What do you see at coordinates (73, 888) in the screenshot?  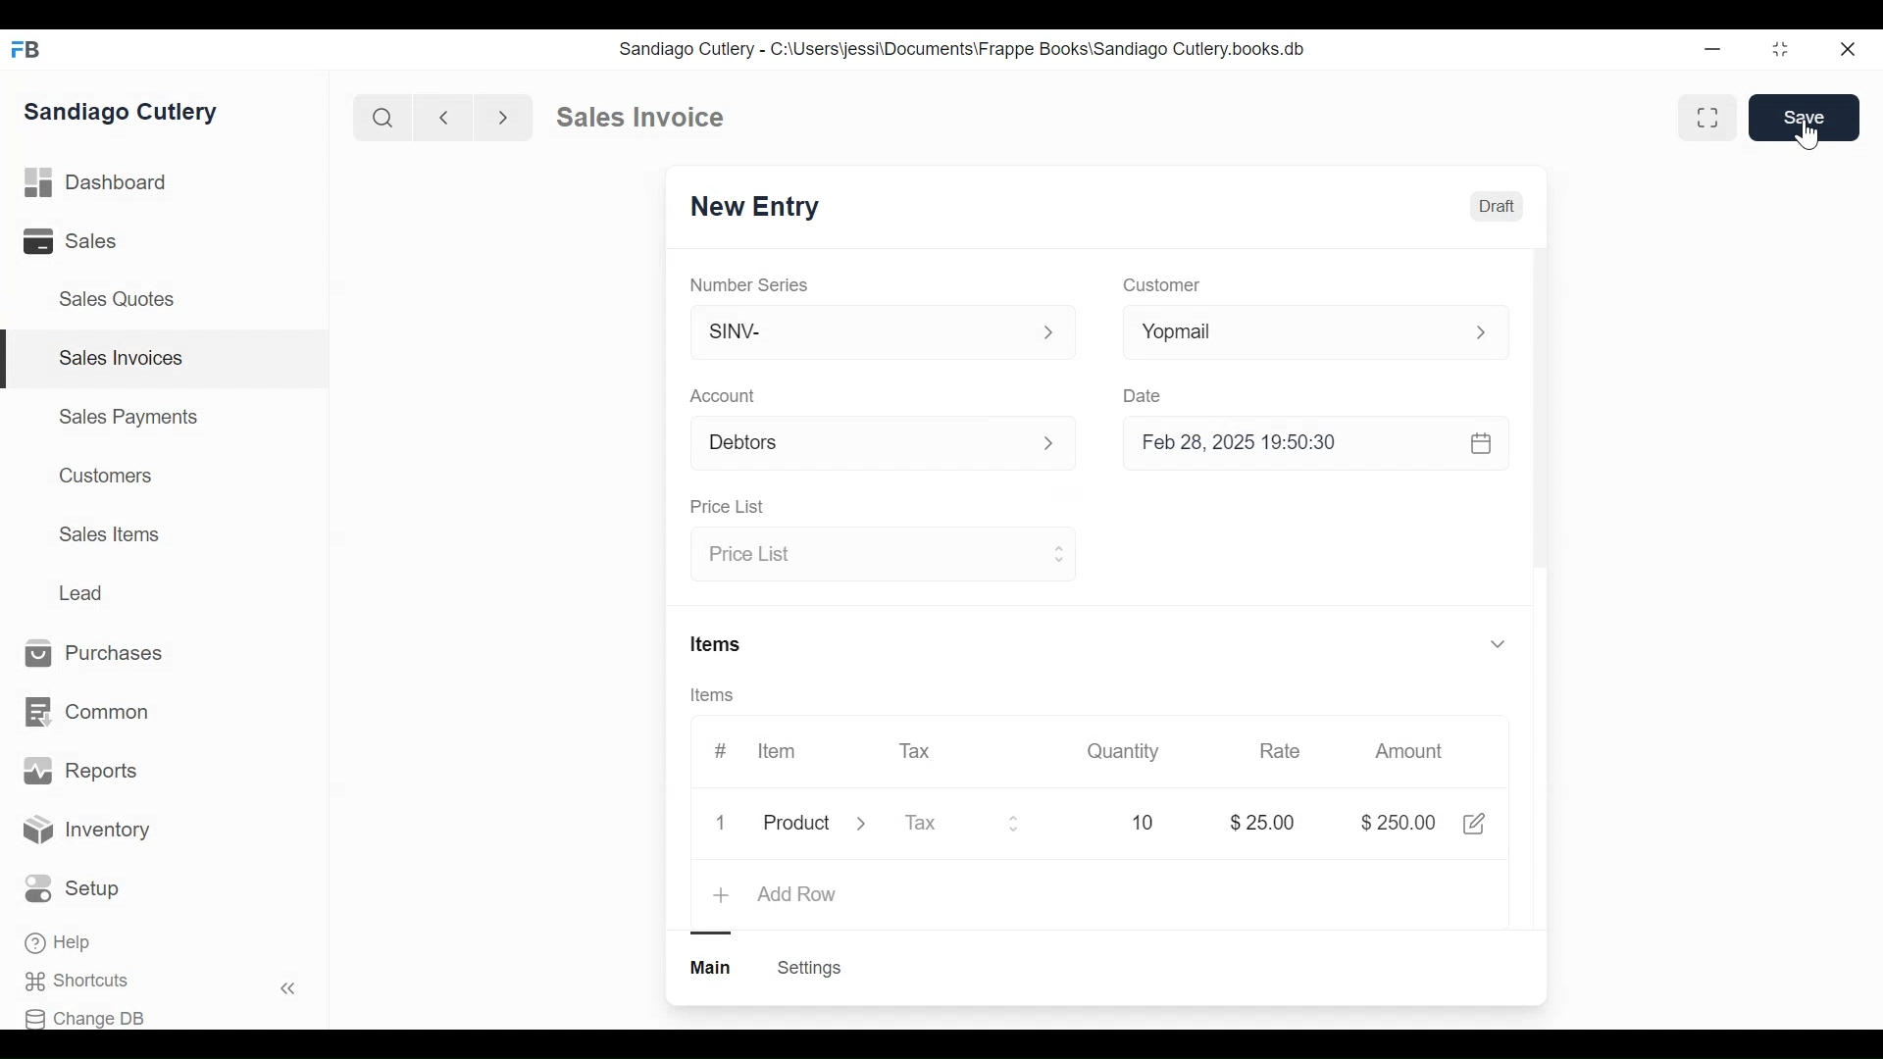 I see `Setup` at bounding box center [73, 888].